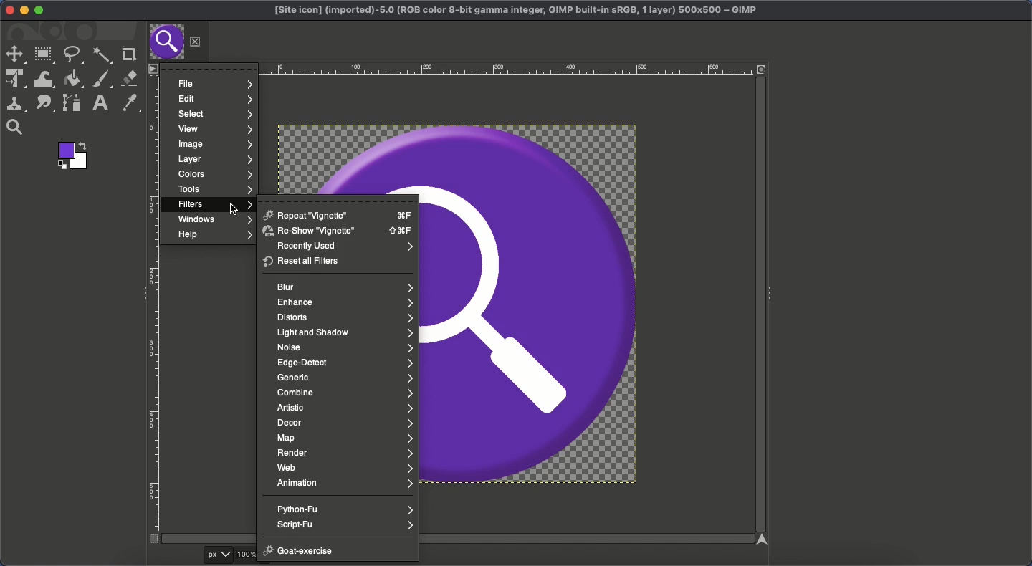  Describe the element at coordinates (343, 303) in the screenshot. I see `Enhance` at that location.